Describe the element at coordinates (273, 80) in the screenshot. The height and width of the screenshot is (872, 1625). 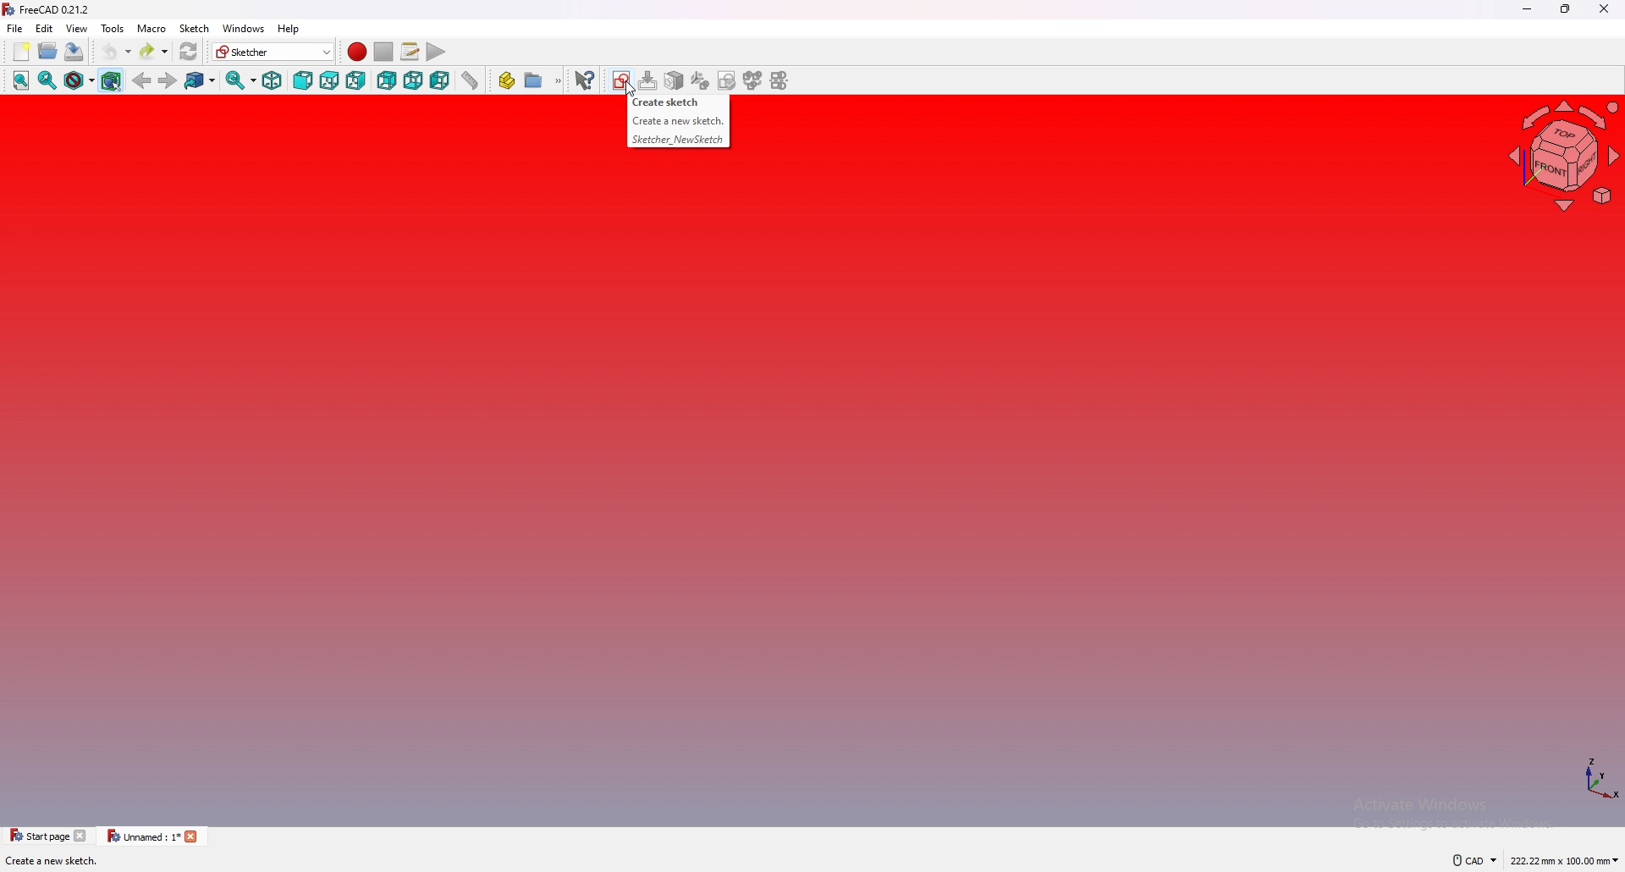
I see `isometric` at that location.